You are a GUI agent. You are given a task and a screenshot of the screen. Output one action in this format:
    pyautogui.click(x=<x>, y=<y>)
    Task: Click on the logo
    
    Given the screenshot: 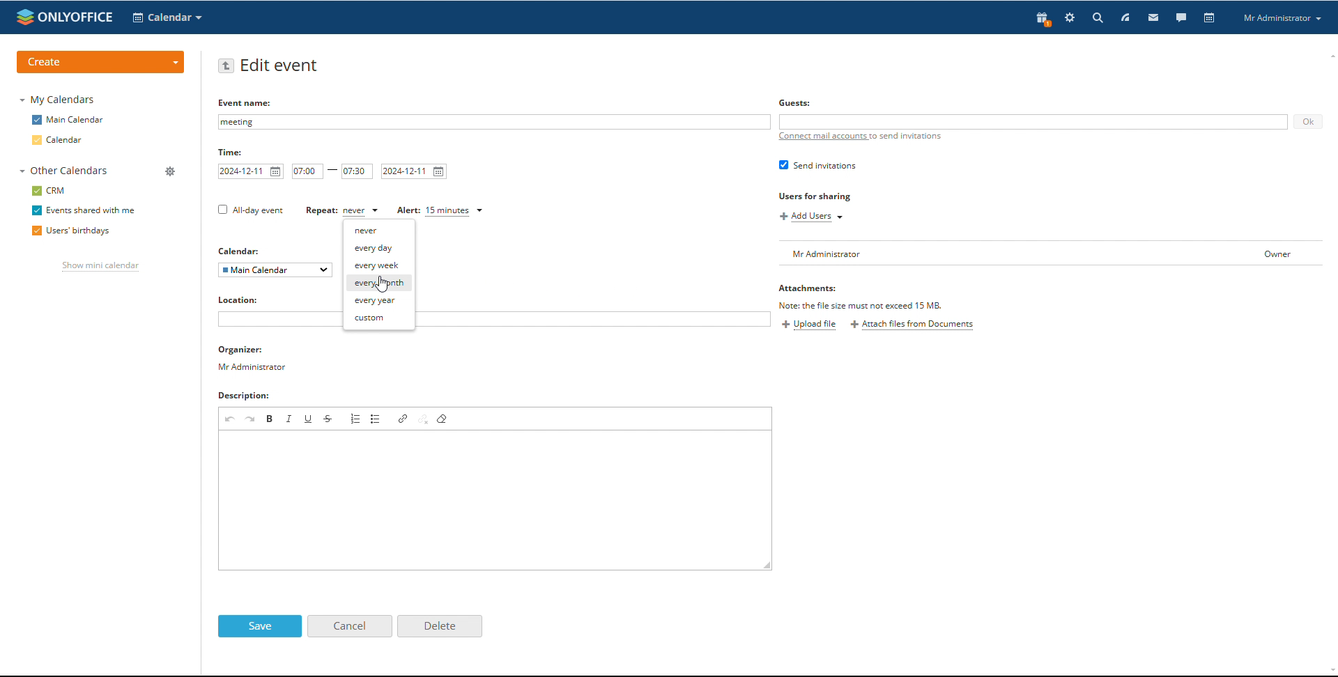 What is the action you would take?
    pyautogui.click(x=63, y=17)
    